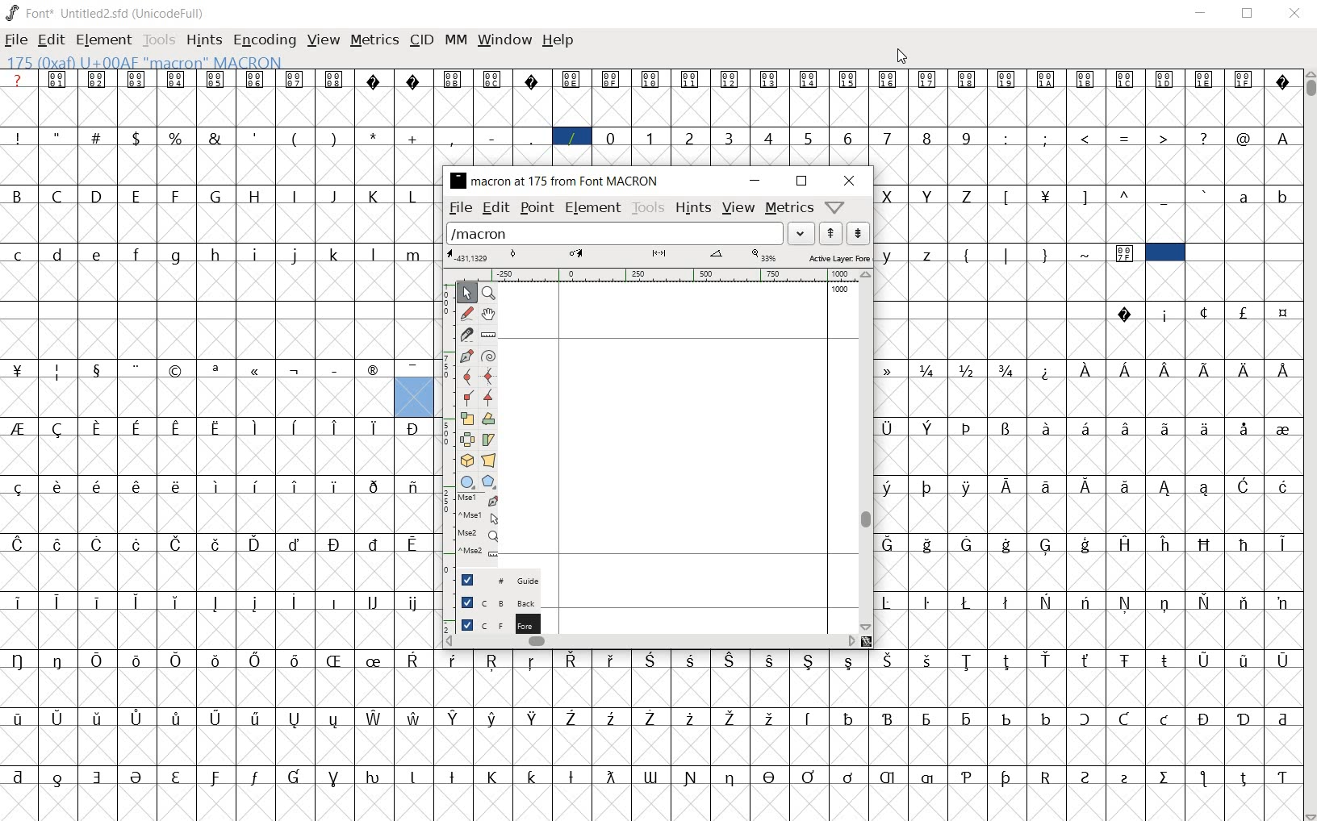 The width and height of the screenshot is (1317, 821). I want to click on Symbol, so click(454, 78).